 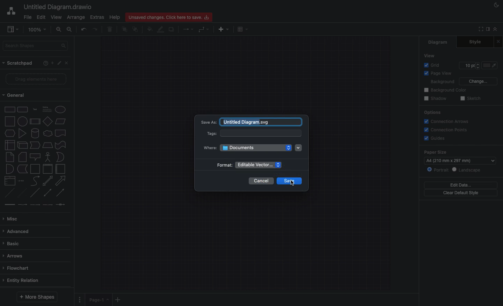 I want to click on Enable vector, so click(x=260, y=165).